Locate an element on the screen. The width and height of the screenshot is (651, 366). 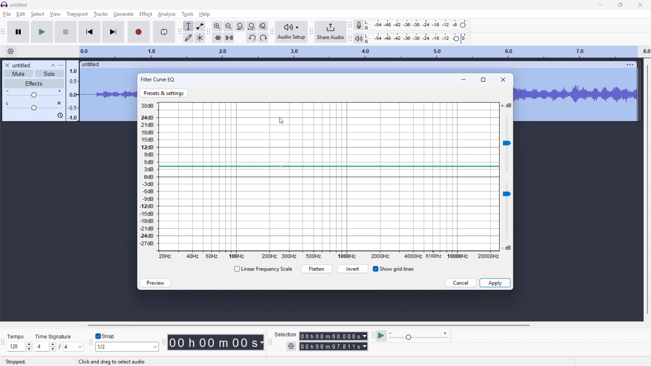
track options  is located at coordinates (630, 64).